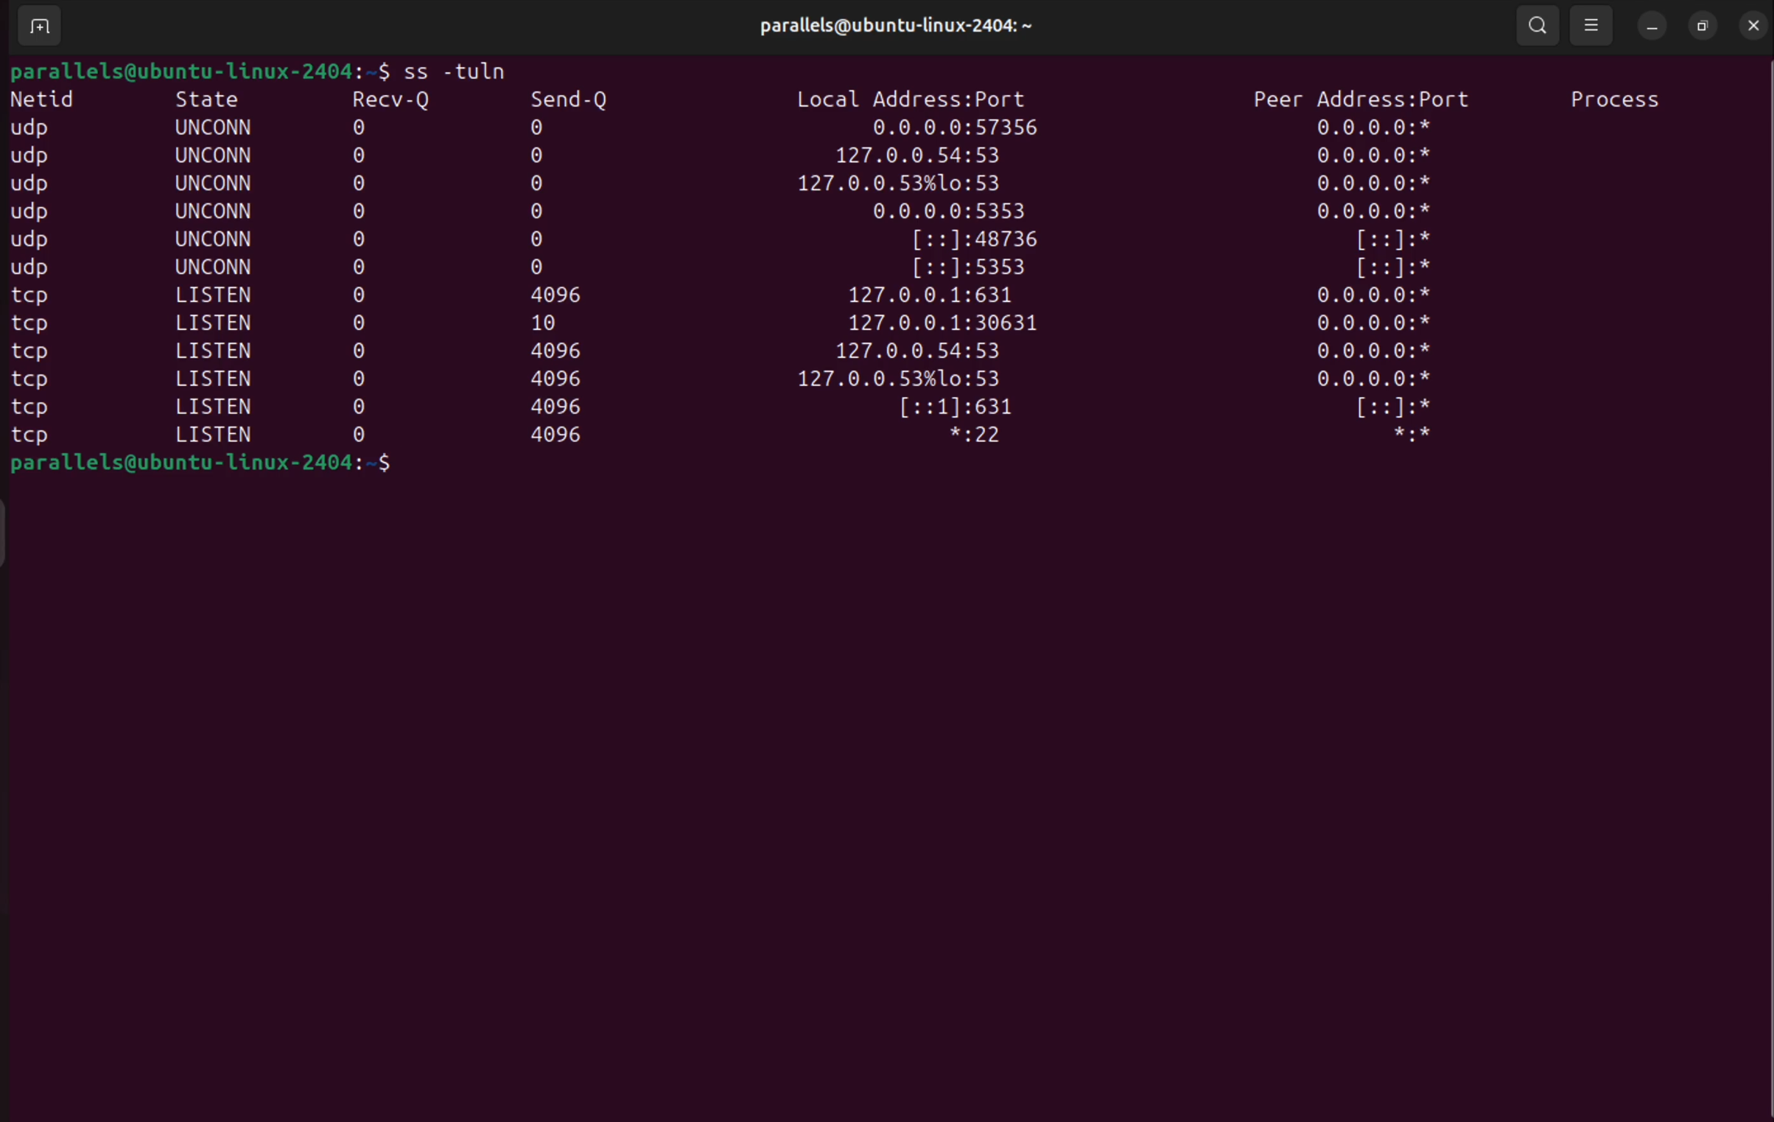 Image resolution: width=1774 pixels, height=1122 pixels. What do you see at coordinates (976, 241) in the screenshot?
I see `48736` at bounding box center [976, 241].